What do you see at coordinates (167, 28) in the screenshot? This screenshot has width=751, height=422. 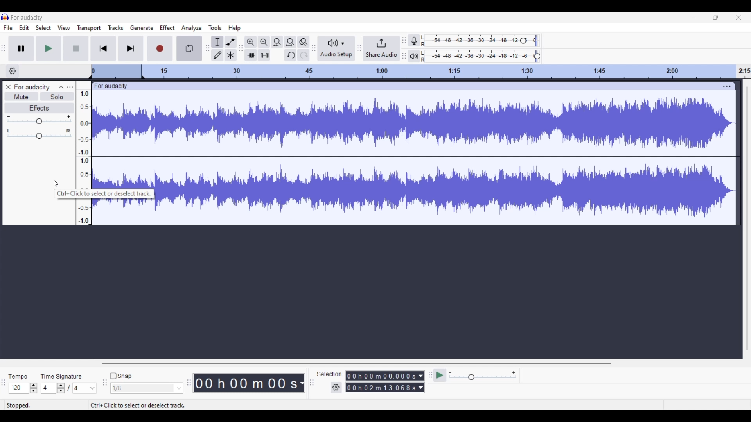 I see `Effect menu` at bounding box center [167, 28].